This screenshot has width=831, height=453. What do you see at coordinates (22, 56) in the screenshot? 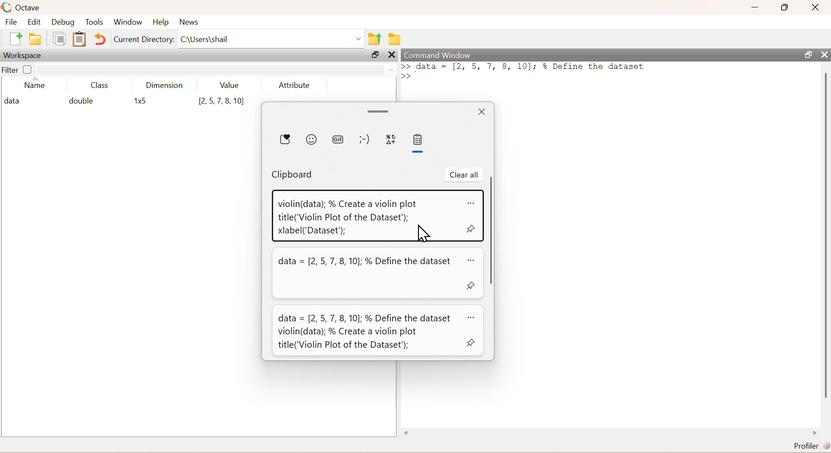
I see `Workspace` at bounding box center [22, 56].